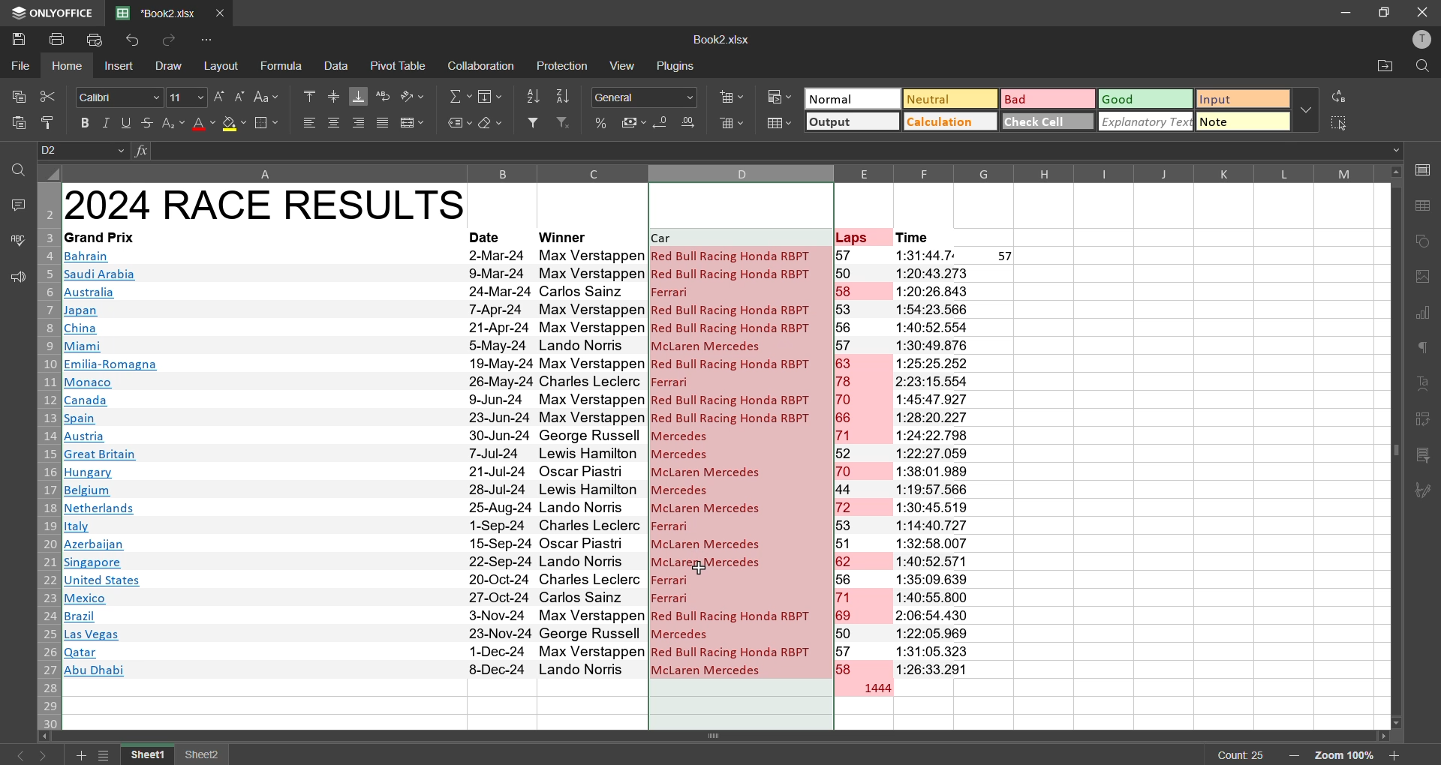 The width and height of the screenshot is (1441, 765). Describe the element at coordinates (146, 121) in the screenshot. I see `strikethrough` at that location.